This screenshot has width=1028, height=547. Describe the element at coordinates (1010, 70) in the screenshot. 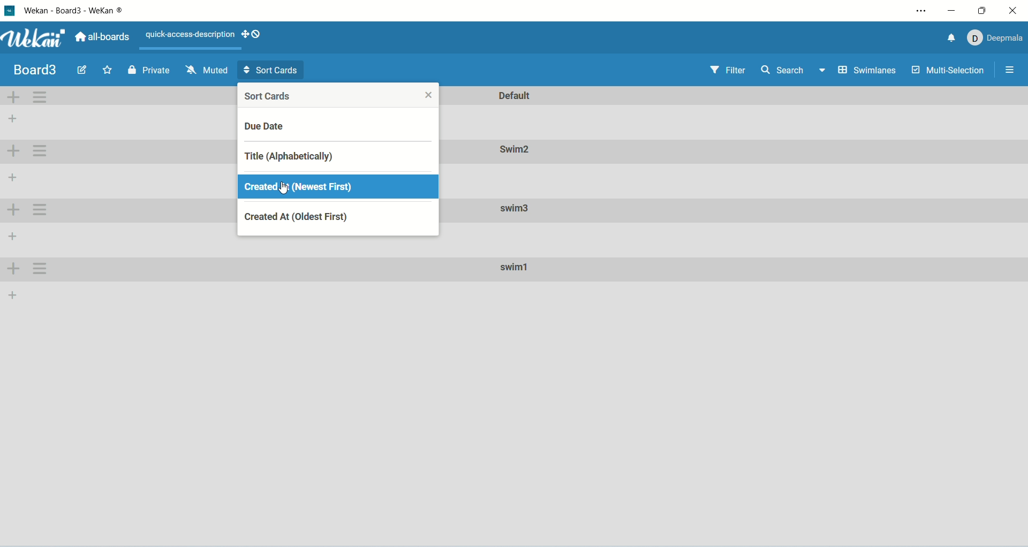

I see `options` at that location.